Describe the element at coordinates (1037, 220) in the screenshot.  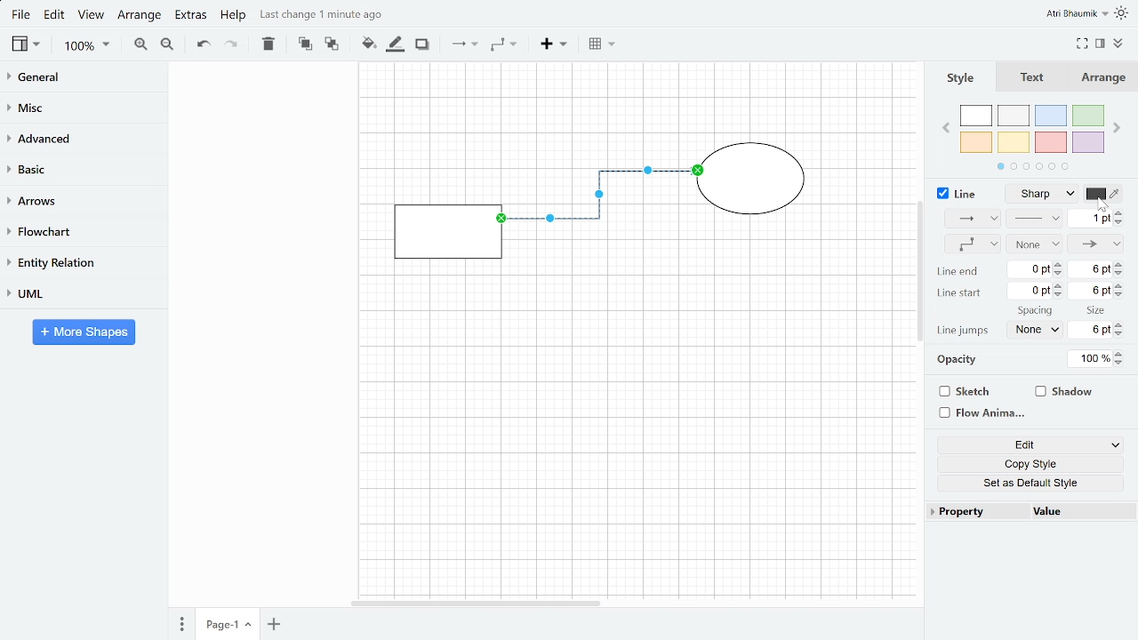
I see `Pattern` at that location.